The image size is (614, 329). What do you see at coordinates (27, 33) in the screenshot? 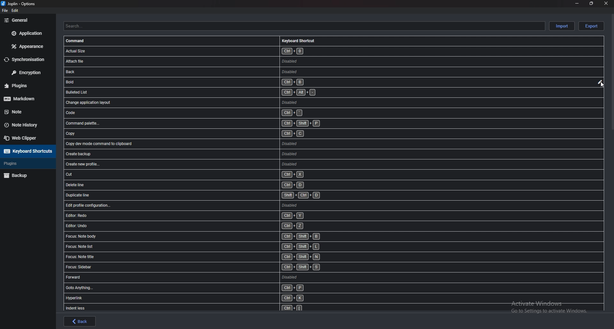
I see `Application` at bounding box center [27, 33].